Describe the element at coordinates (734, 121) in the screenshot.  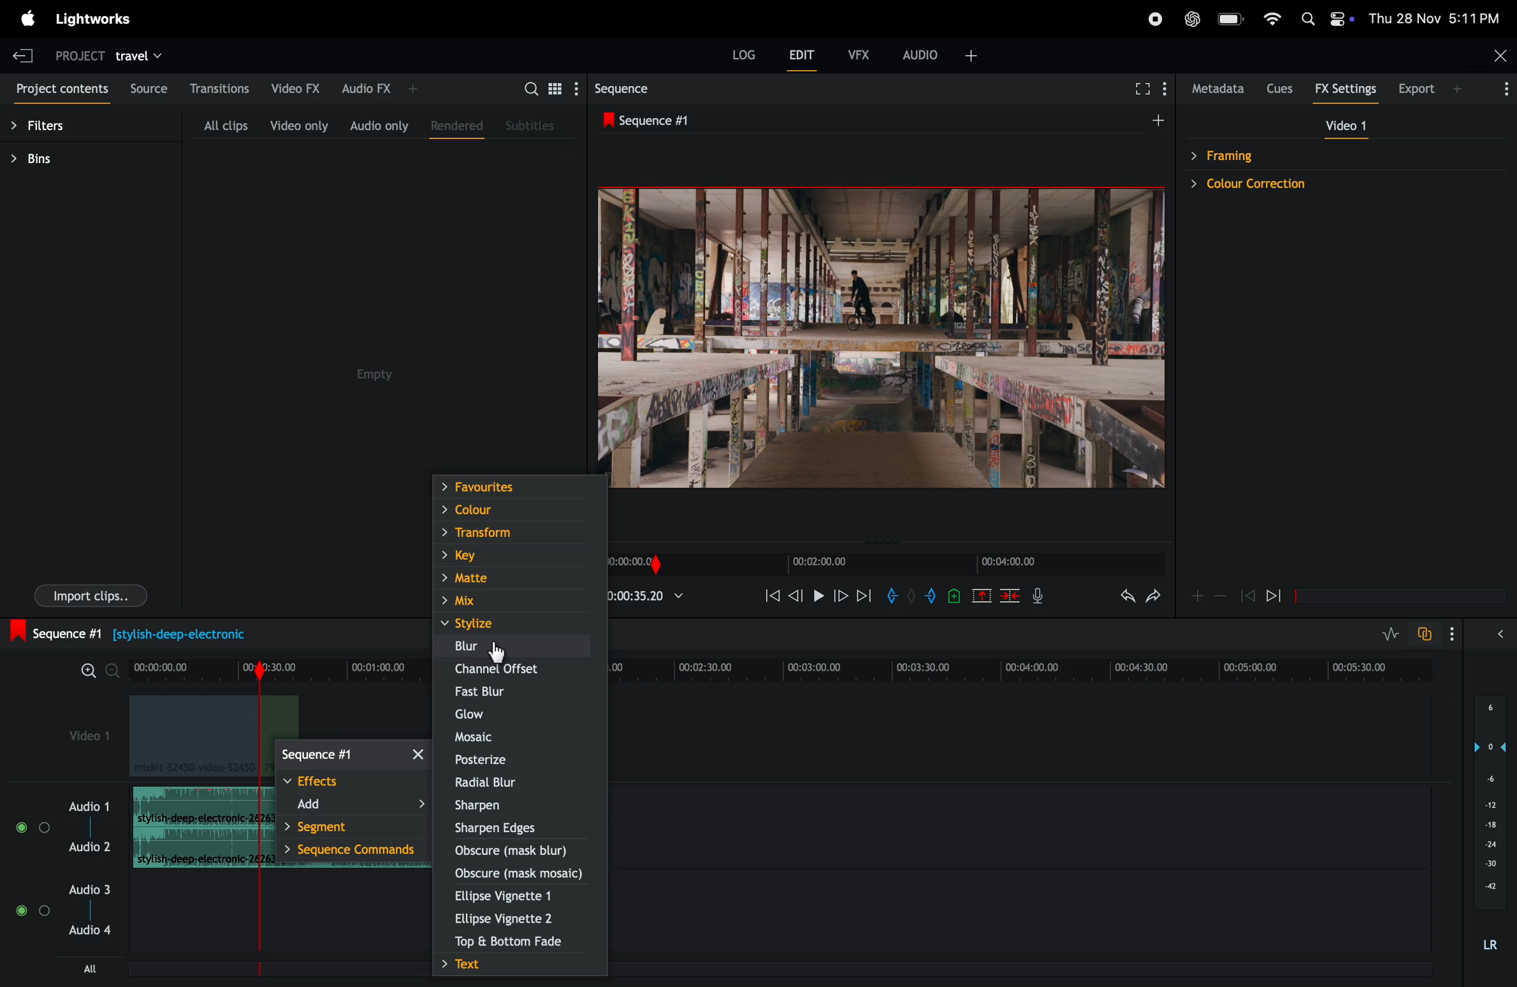
I see `sequence 1` at that location.